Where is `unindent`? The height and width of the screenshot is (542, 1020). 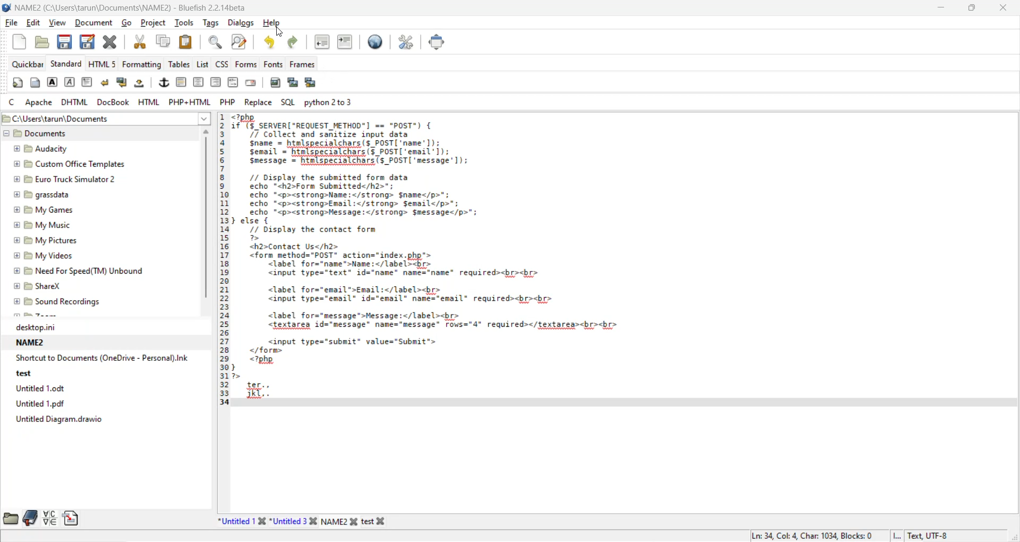 unindent is located at coordinates (322, 43).